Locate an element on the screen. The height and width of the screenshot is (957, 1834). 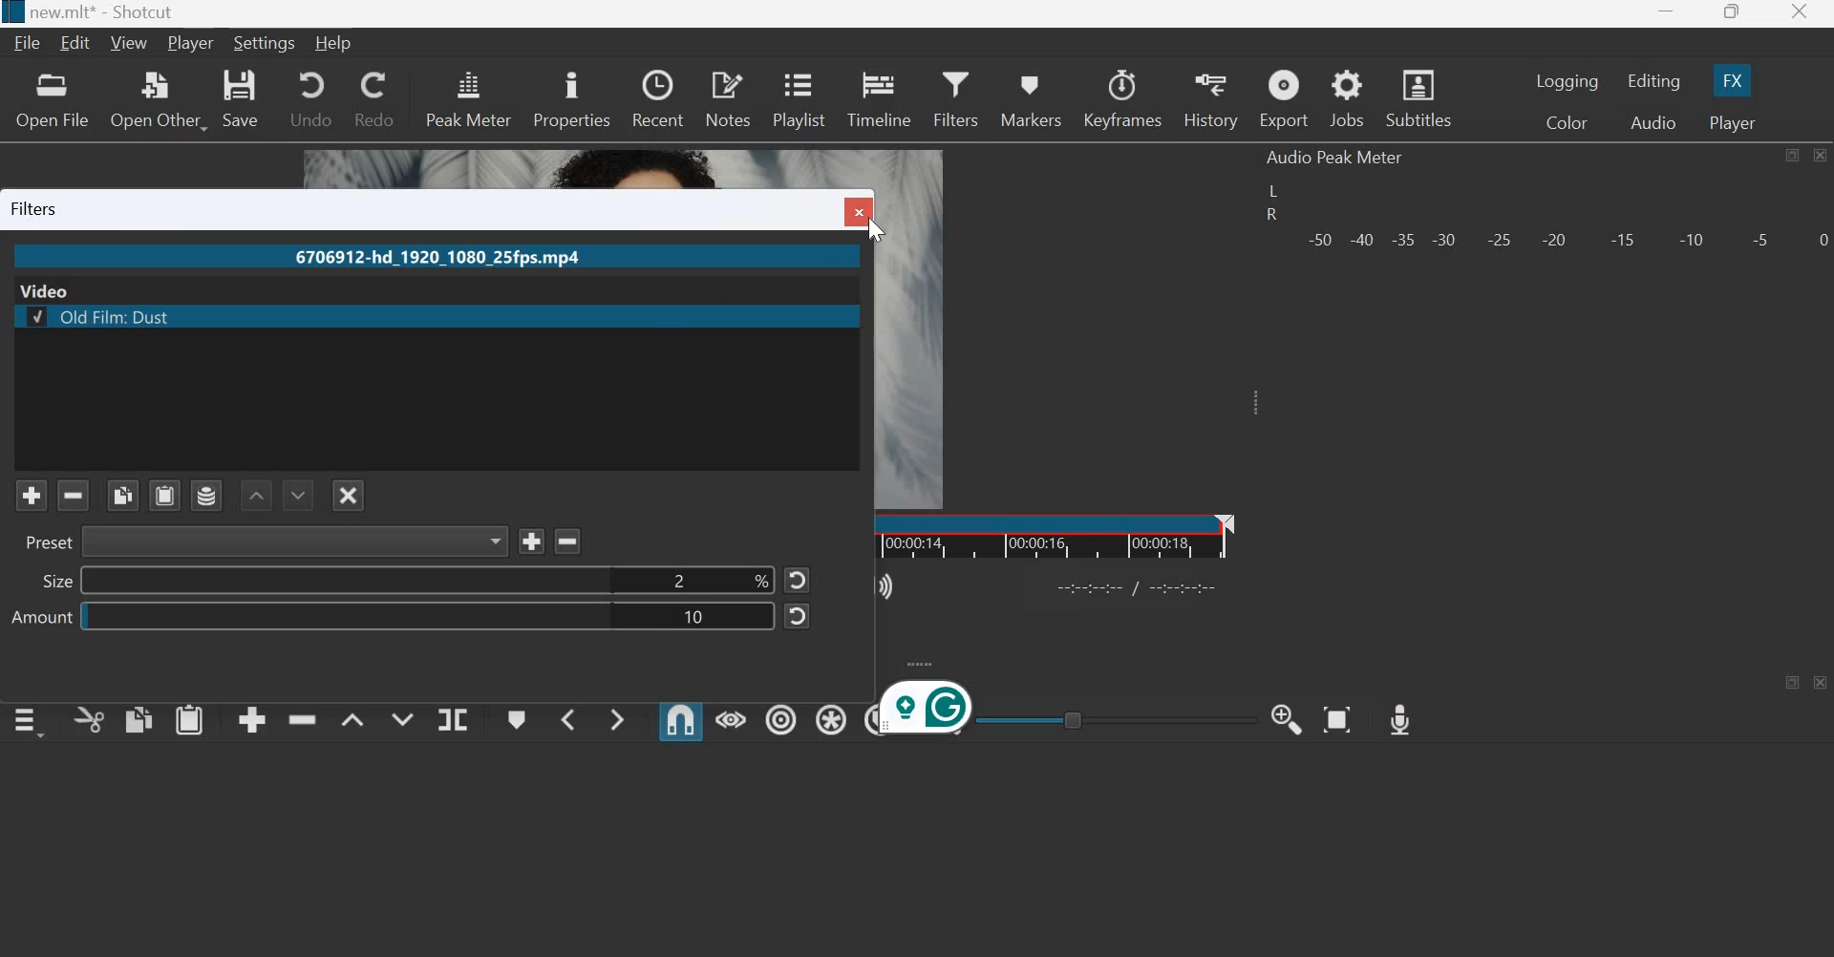
properties is located at coordinates (571, 97).